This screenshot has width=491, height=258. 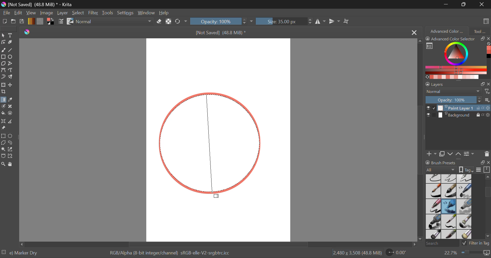 What do you see at coordinates (61, 22) in the screenshot?
I see `Brush Settings` at bounding box center [61, 22].